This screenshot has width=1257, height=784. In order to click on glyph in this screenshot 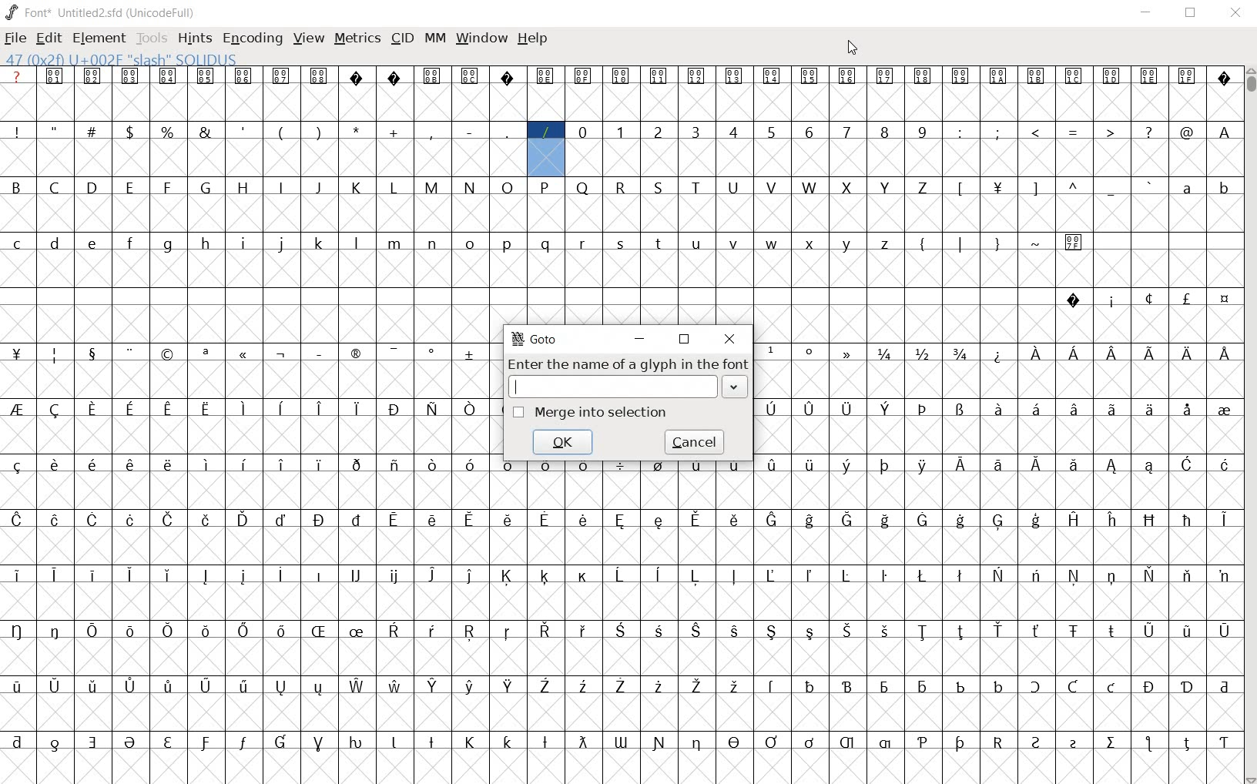, I will do `click(318, 631)`.